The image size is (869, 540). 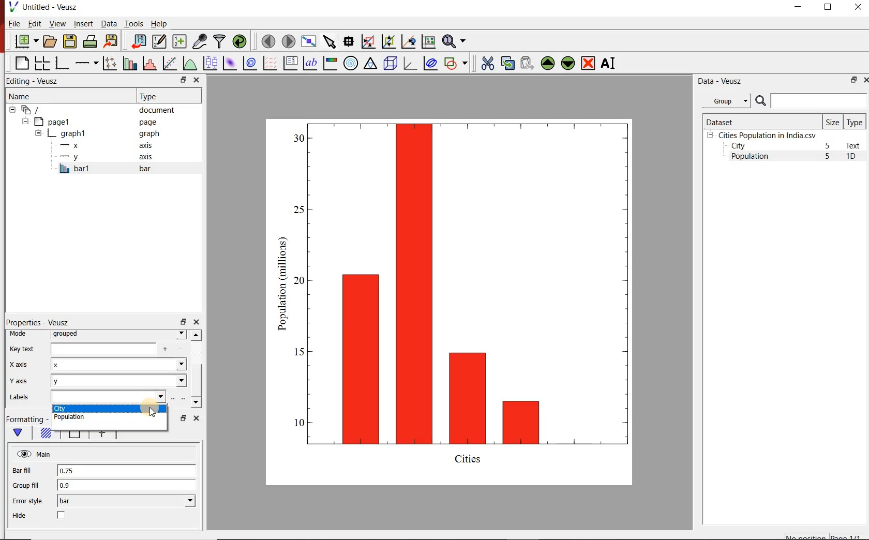 What do you see at coordinates (239, 41) in the screenshot?
I see `reload linked datasets` at bounding box center [239, 41].